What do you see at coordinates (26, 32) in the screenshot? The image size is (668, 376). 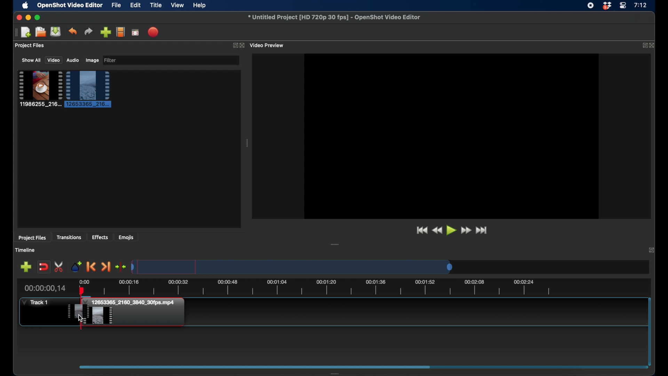 I see `new project` at bounding box center [26, 32].